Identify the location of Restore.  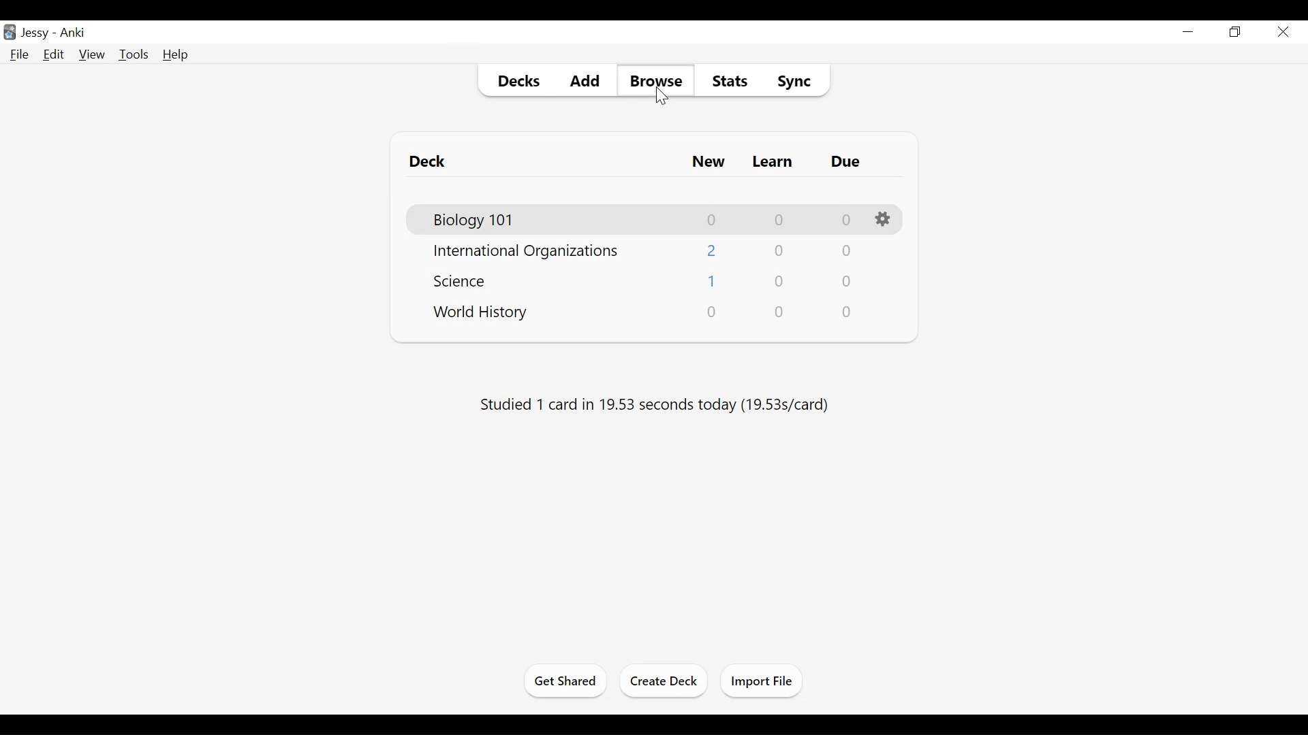
(1235, 31).